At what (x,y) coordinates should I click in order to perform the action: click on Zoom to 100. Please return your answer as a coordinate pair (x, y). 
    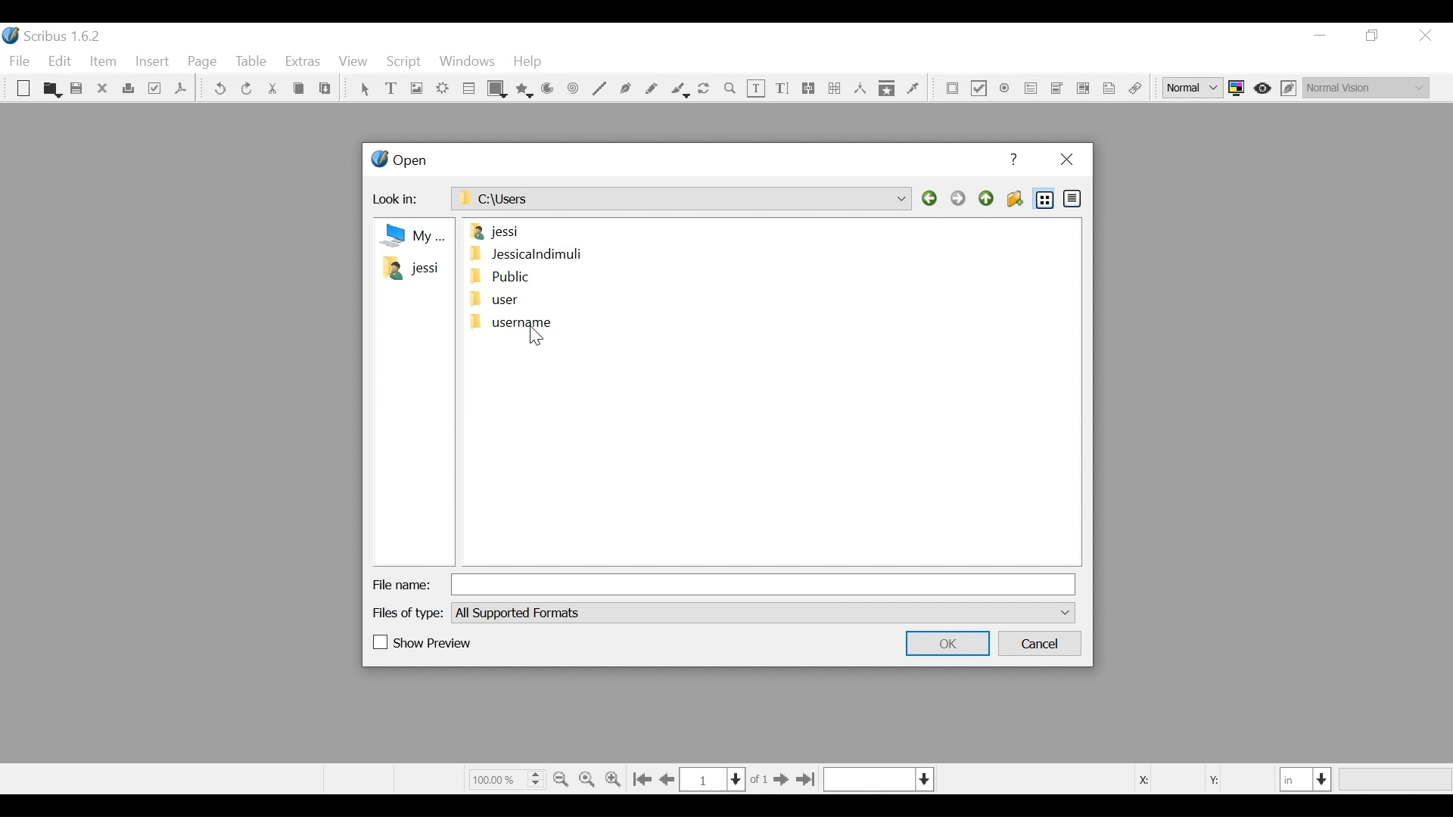
    Looking at the image, I should click on (589, 777).